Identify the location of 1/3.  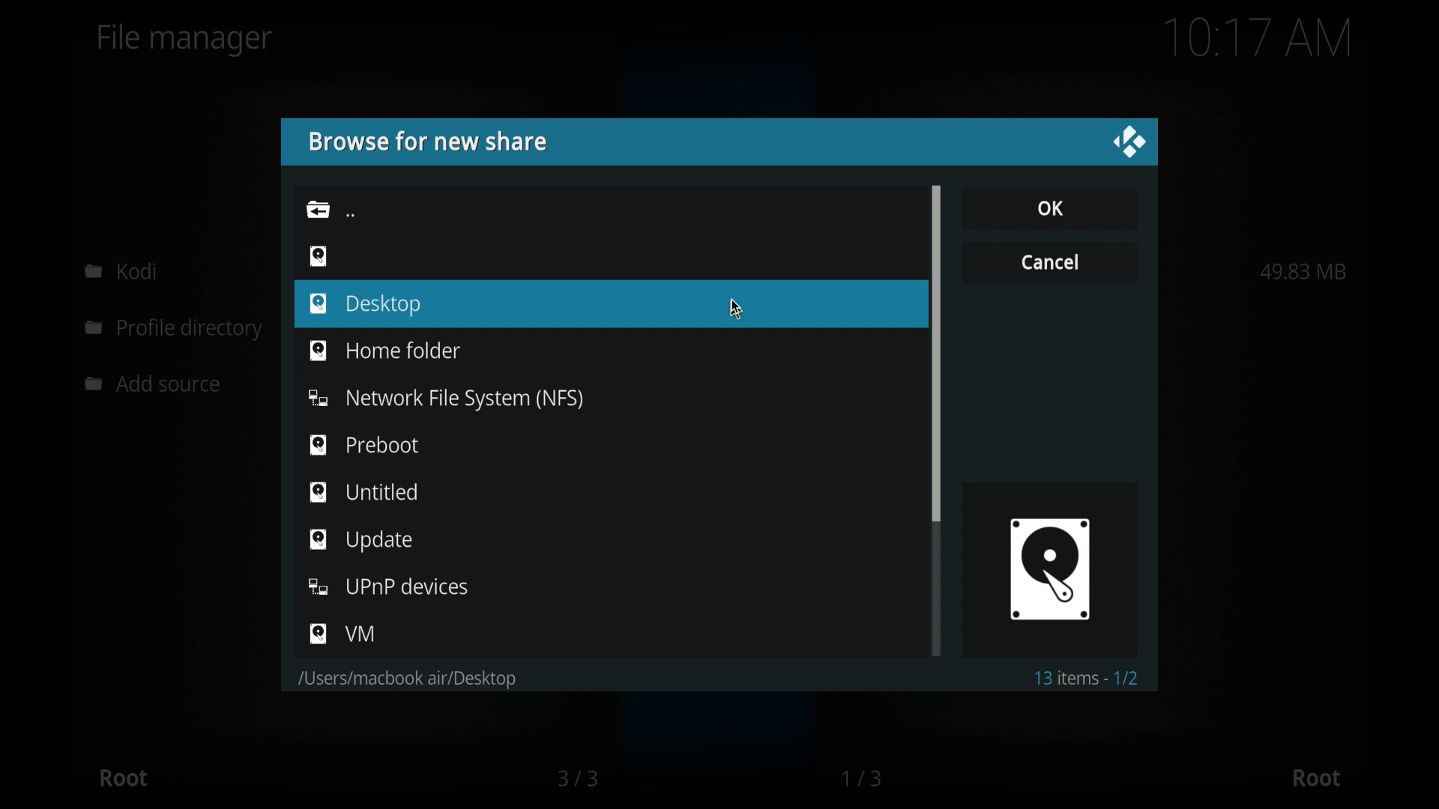
(863, 778).